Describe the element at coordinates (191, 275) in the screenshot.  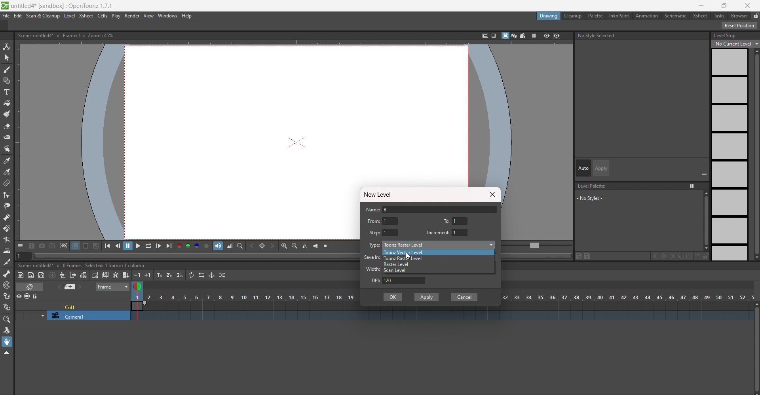
I see `repeat` at that location.